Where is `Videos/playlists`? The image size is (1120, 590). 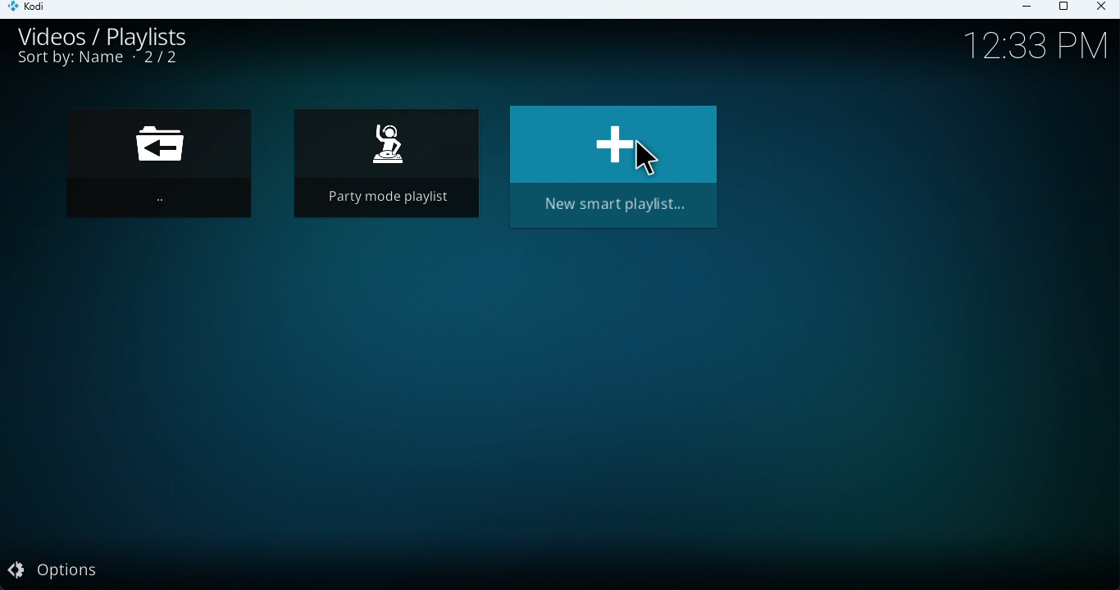
Videos/playlists is located at coordinates (119, 35).